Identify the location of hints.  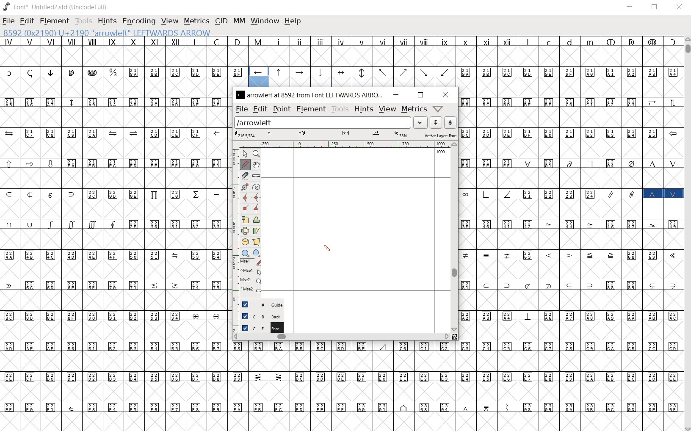
(107, 22).